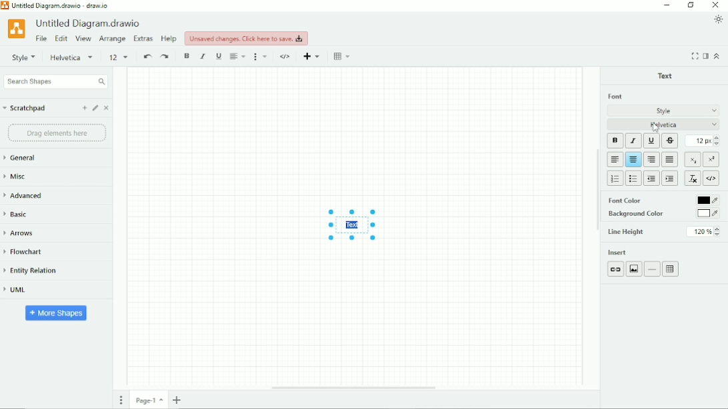 Image resolution: width=728 pixels, height=409 pixels. What do you see at coordinates (238, 57) in the screenshot?
I see `Align` at bounding box center [238, 57].